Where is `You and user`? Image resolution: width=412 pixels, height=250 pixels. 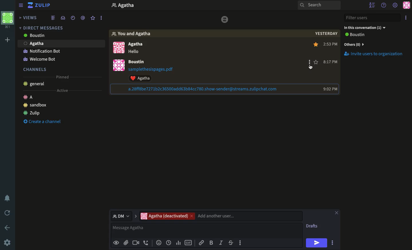 You and user is located at coordinates (134, 34).